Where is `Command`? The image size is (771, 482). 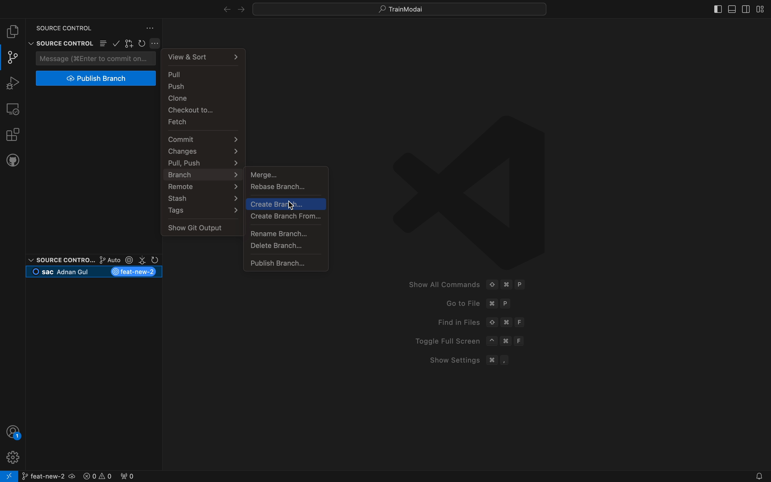 Command is located at coordinates (508, 342).